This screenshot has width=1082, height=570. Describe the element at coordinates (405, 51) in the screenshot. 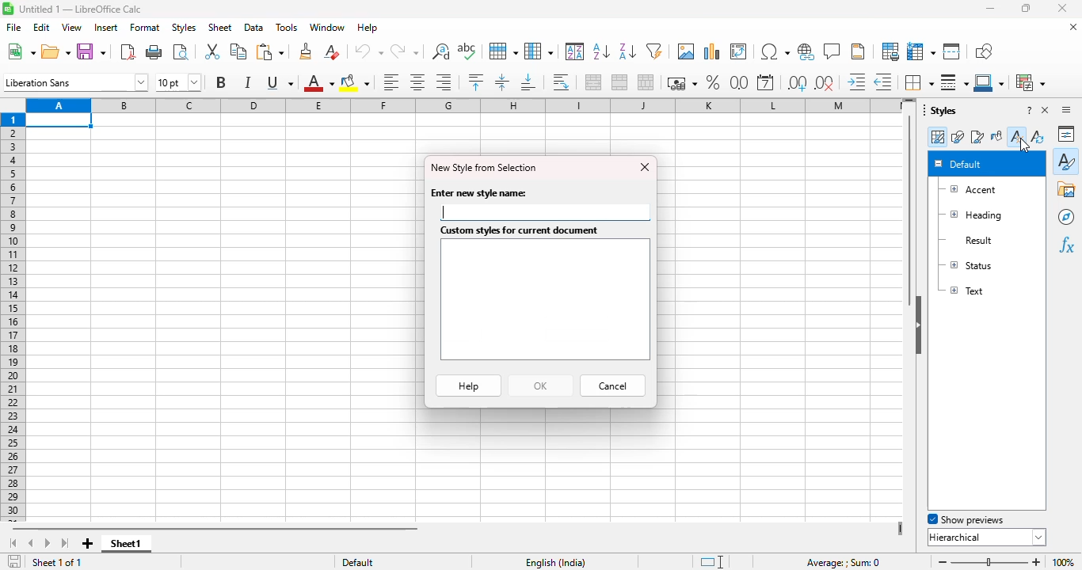

I see `redo` at that location.